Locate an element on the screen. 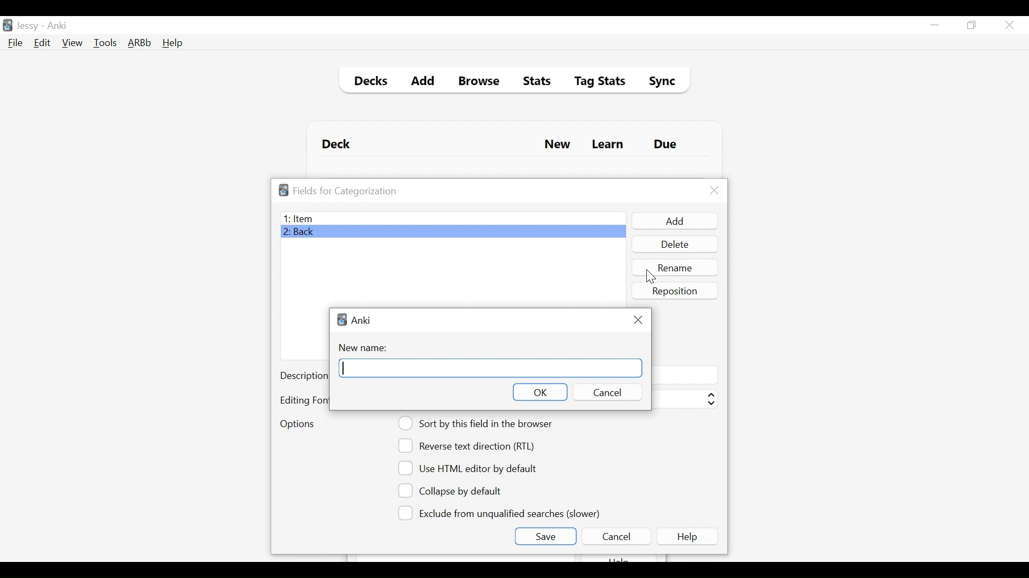  Close is located at coordinates (714, 191).